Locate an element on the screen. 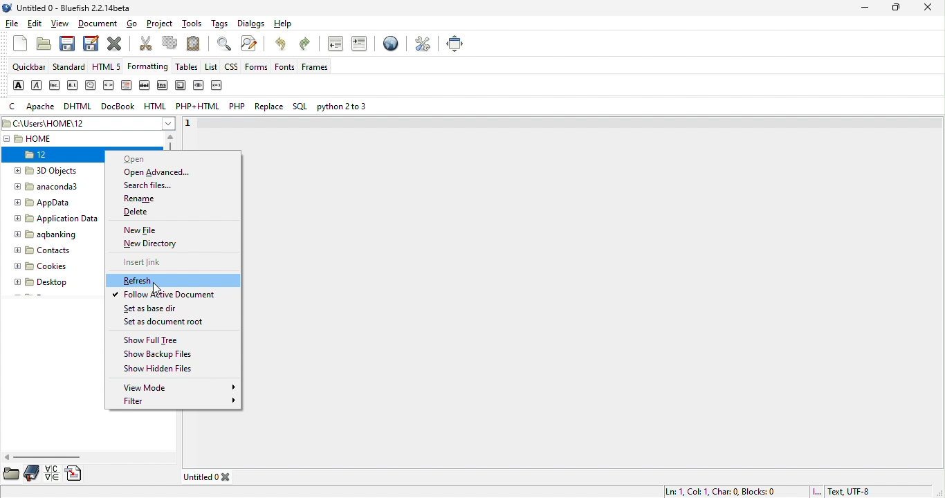 The width and height of the screenshot is (945, 498). code is located at coordinates (109, 86).